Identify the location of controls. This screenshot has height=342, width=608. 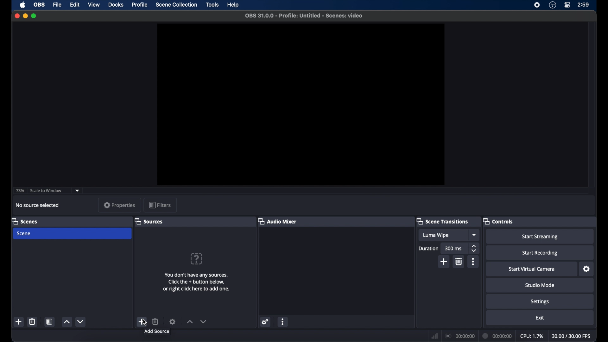
(498, 221).